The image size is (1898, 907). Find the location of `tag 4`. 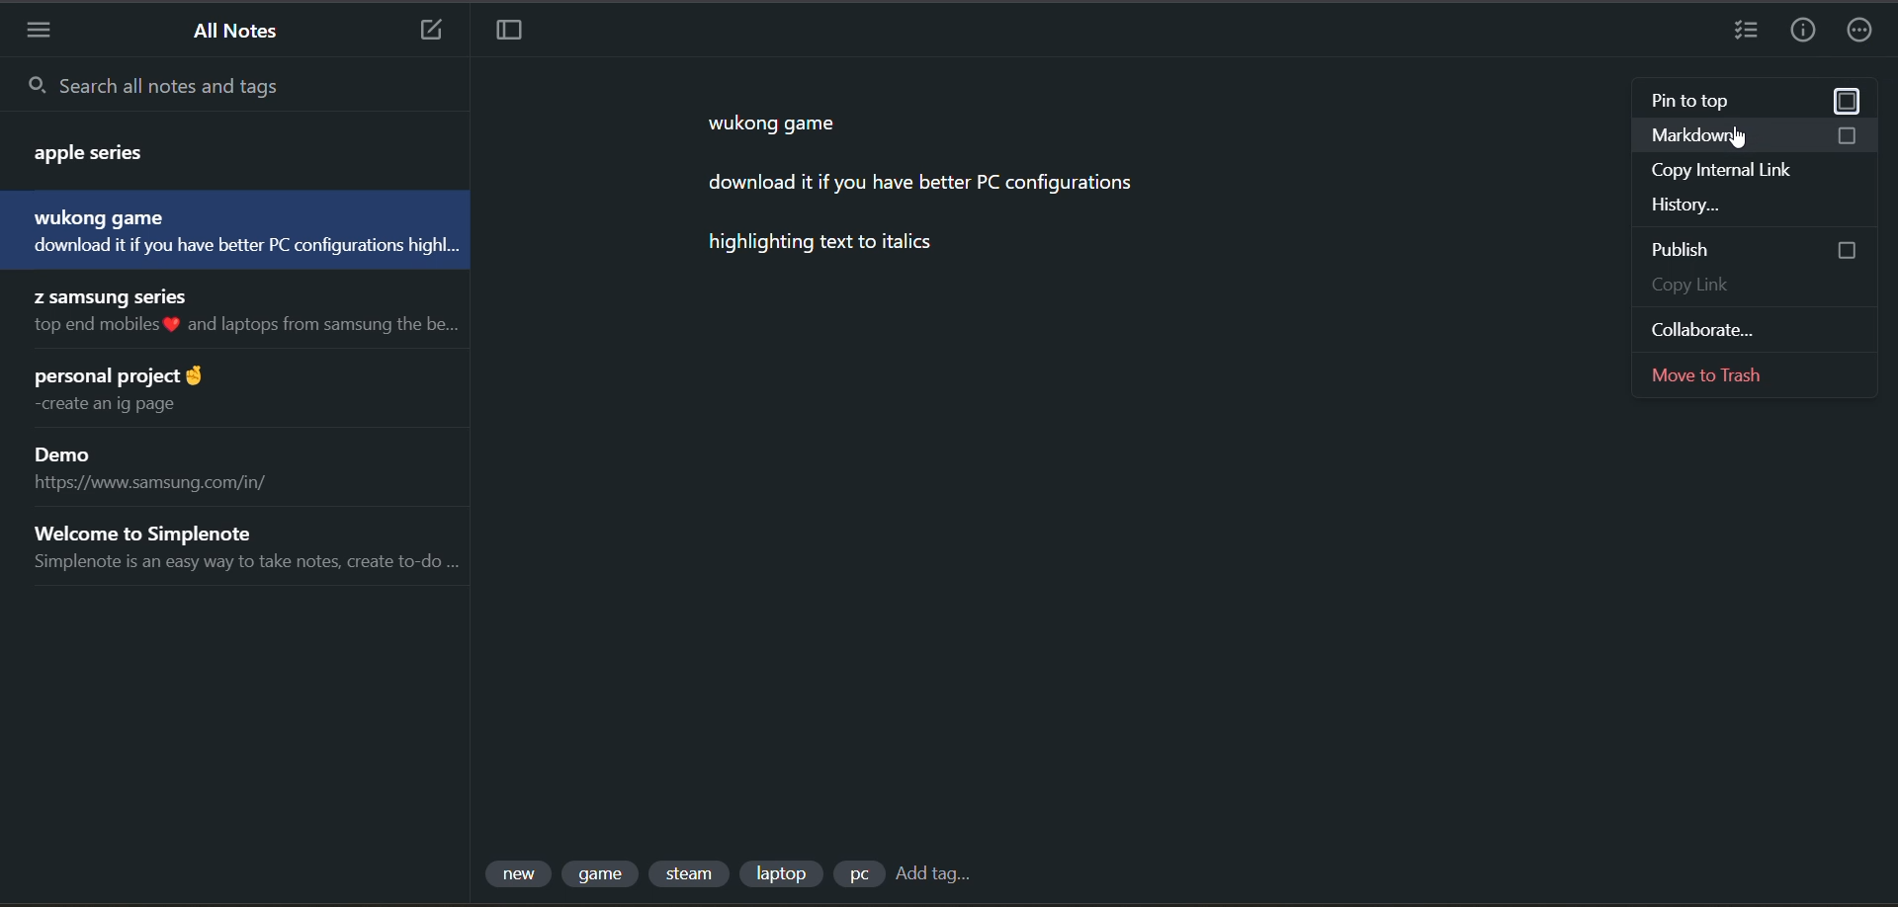

tag 4 is located at coordinates (780, 872).